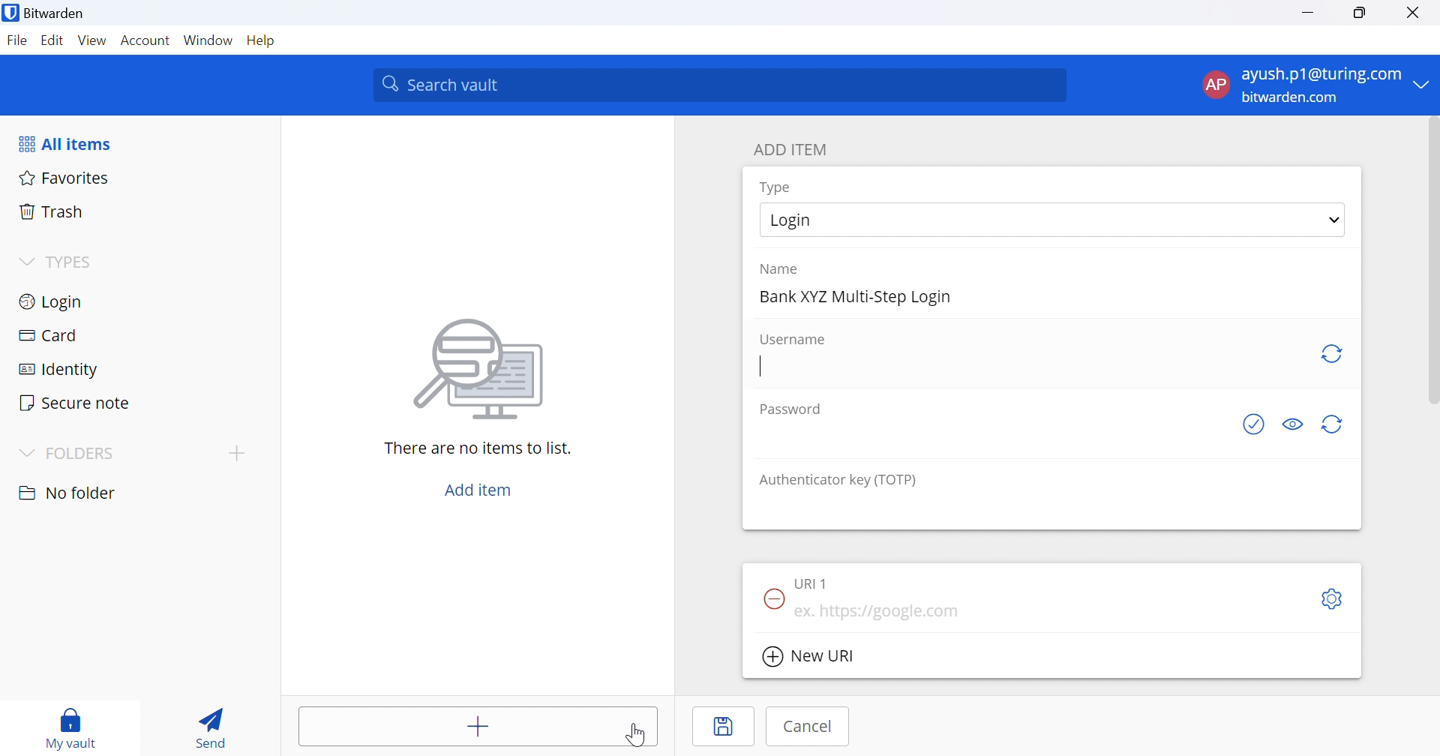 This screenshot has width=1440, height=756. What do you see at coordinates (640, 735) in the screenshot?
I see `Cursor` at bounding box center [640, 735].